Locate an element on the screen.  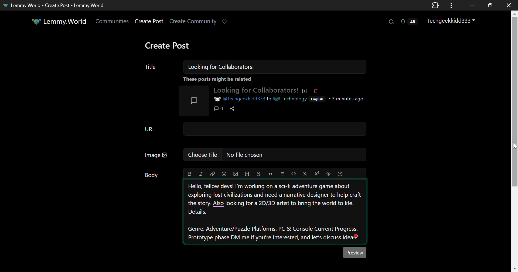
URL is located at coordinates (254, 128).